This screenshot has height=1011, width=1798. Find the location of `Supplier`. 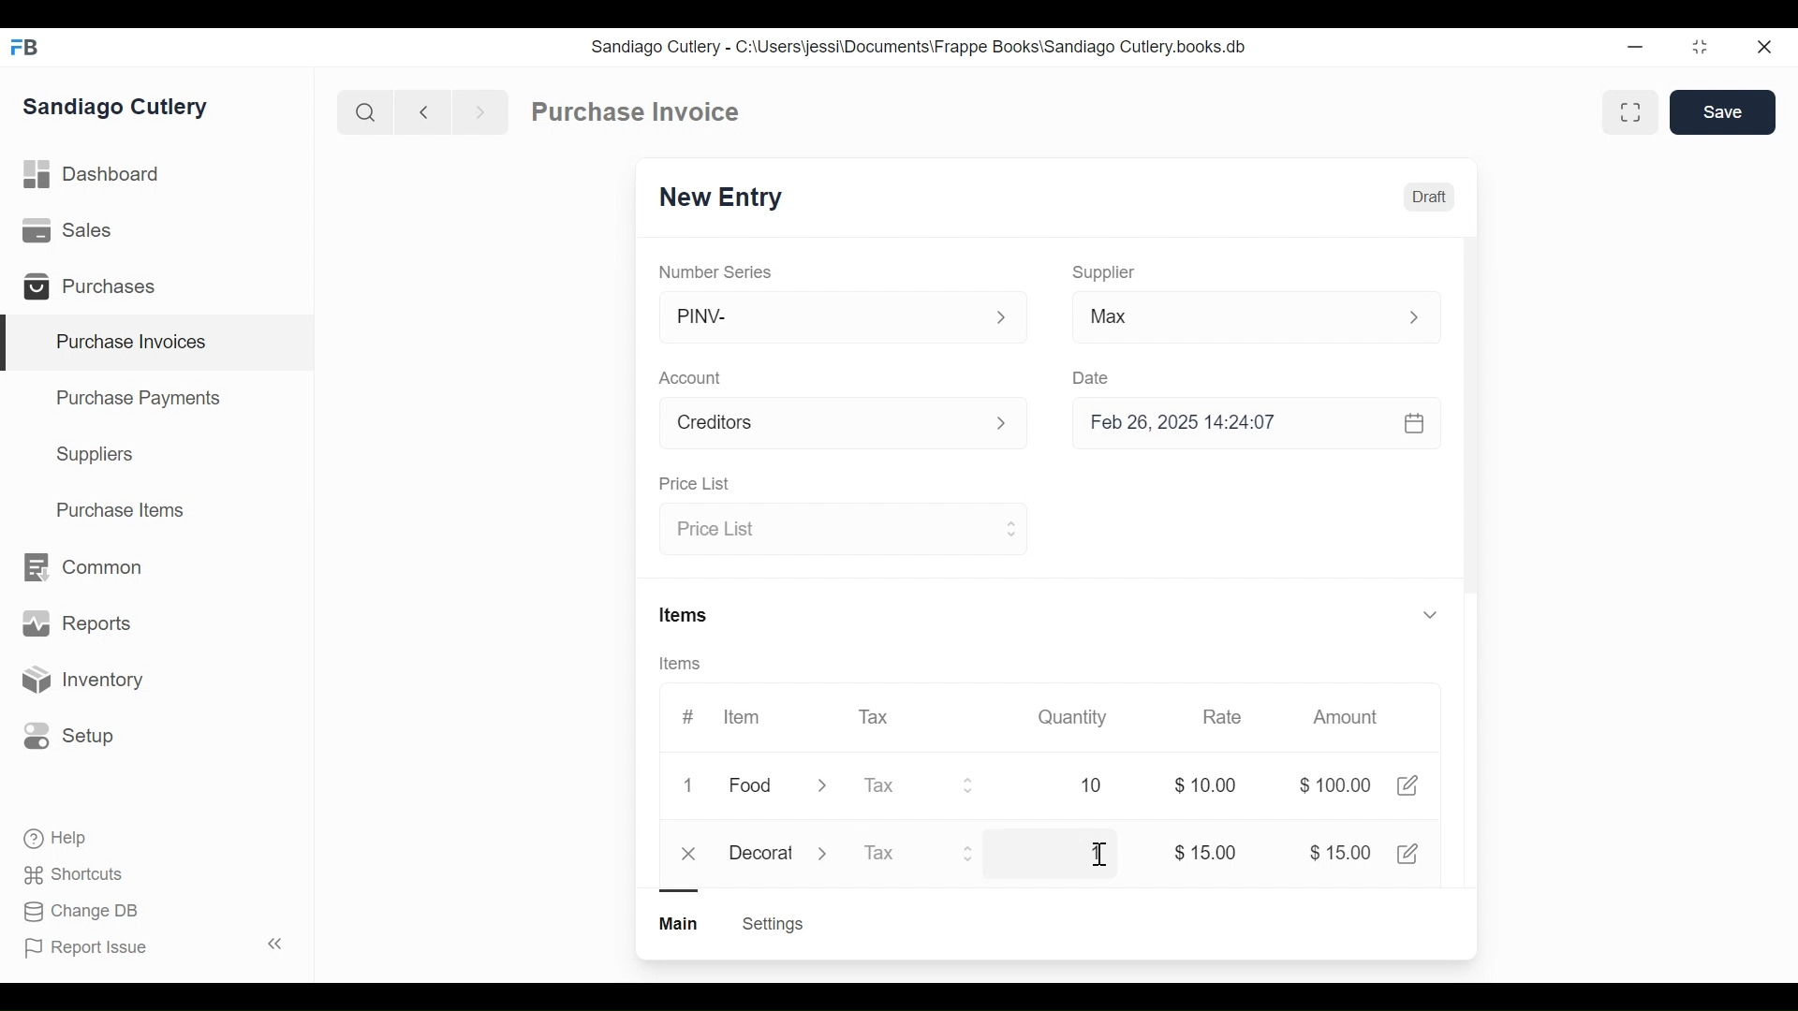

Supplier is located at coordinates (1104, 272).